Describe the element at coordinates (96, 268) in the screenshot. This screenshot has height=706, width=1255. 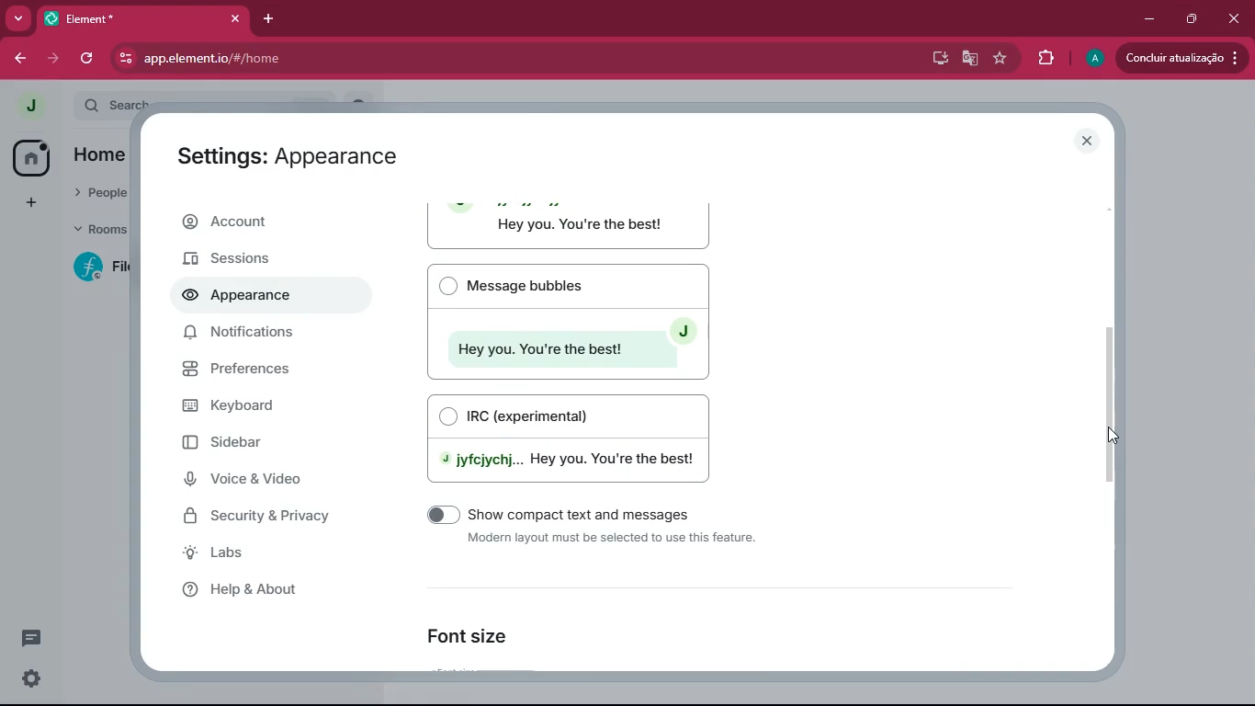
I see `room` at that location.